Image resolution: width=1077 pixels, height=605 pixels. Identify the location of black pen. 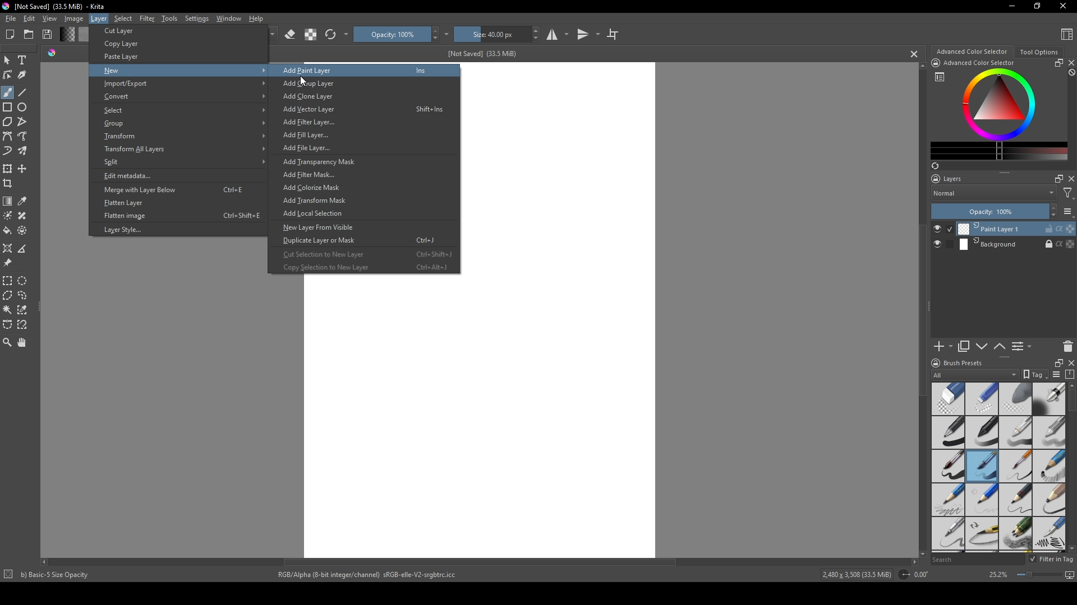
(982, 432).